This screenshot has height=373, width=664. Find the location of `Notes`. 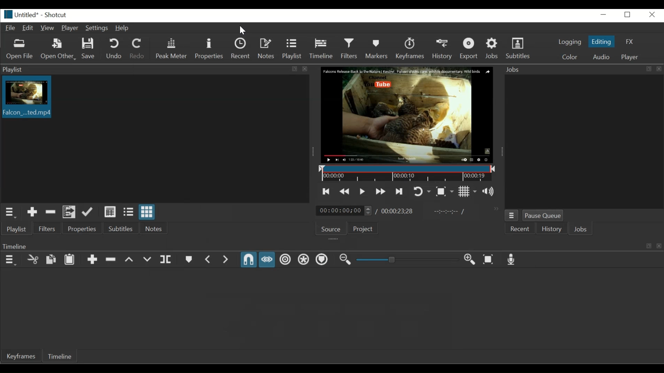

Notes is located at coordinates (267, 49).